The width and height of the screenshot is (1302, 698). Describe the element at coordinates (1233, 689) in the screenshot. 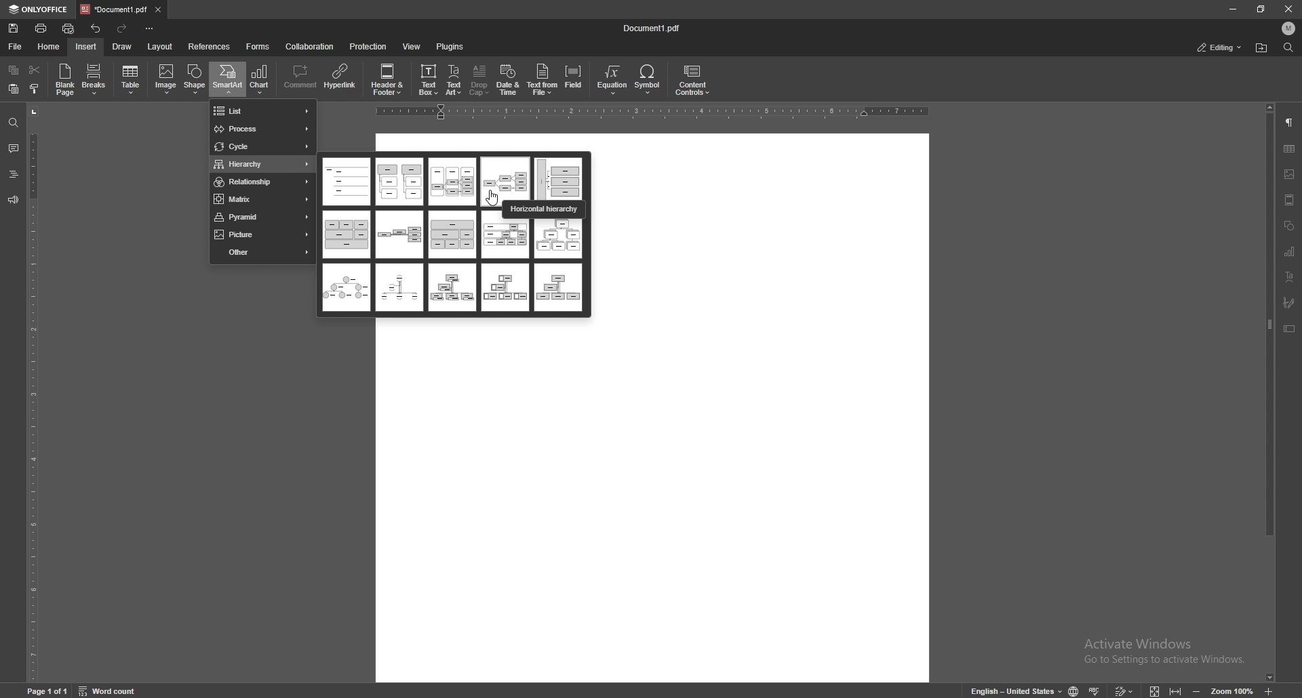

I see `zoom` at that location.